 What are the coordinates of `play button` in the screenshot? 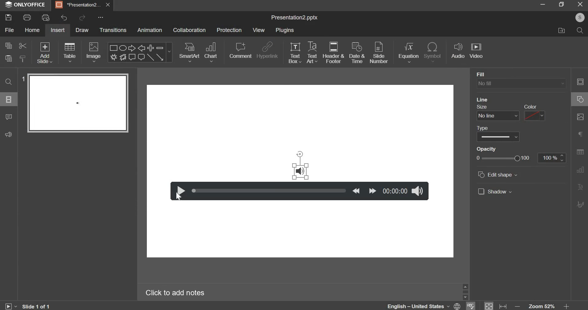 It's located at (179, 191).